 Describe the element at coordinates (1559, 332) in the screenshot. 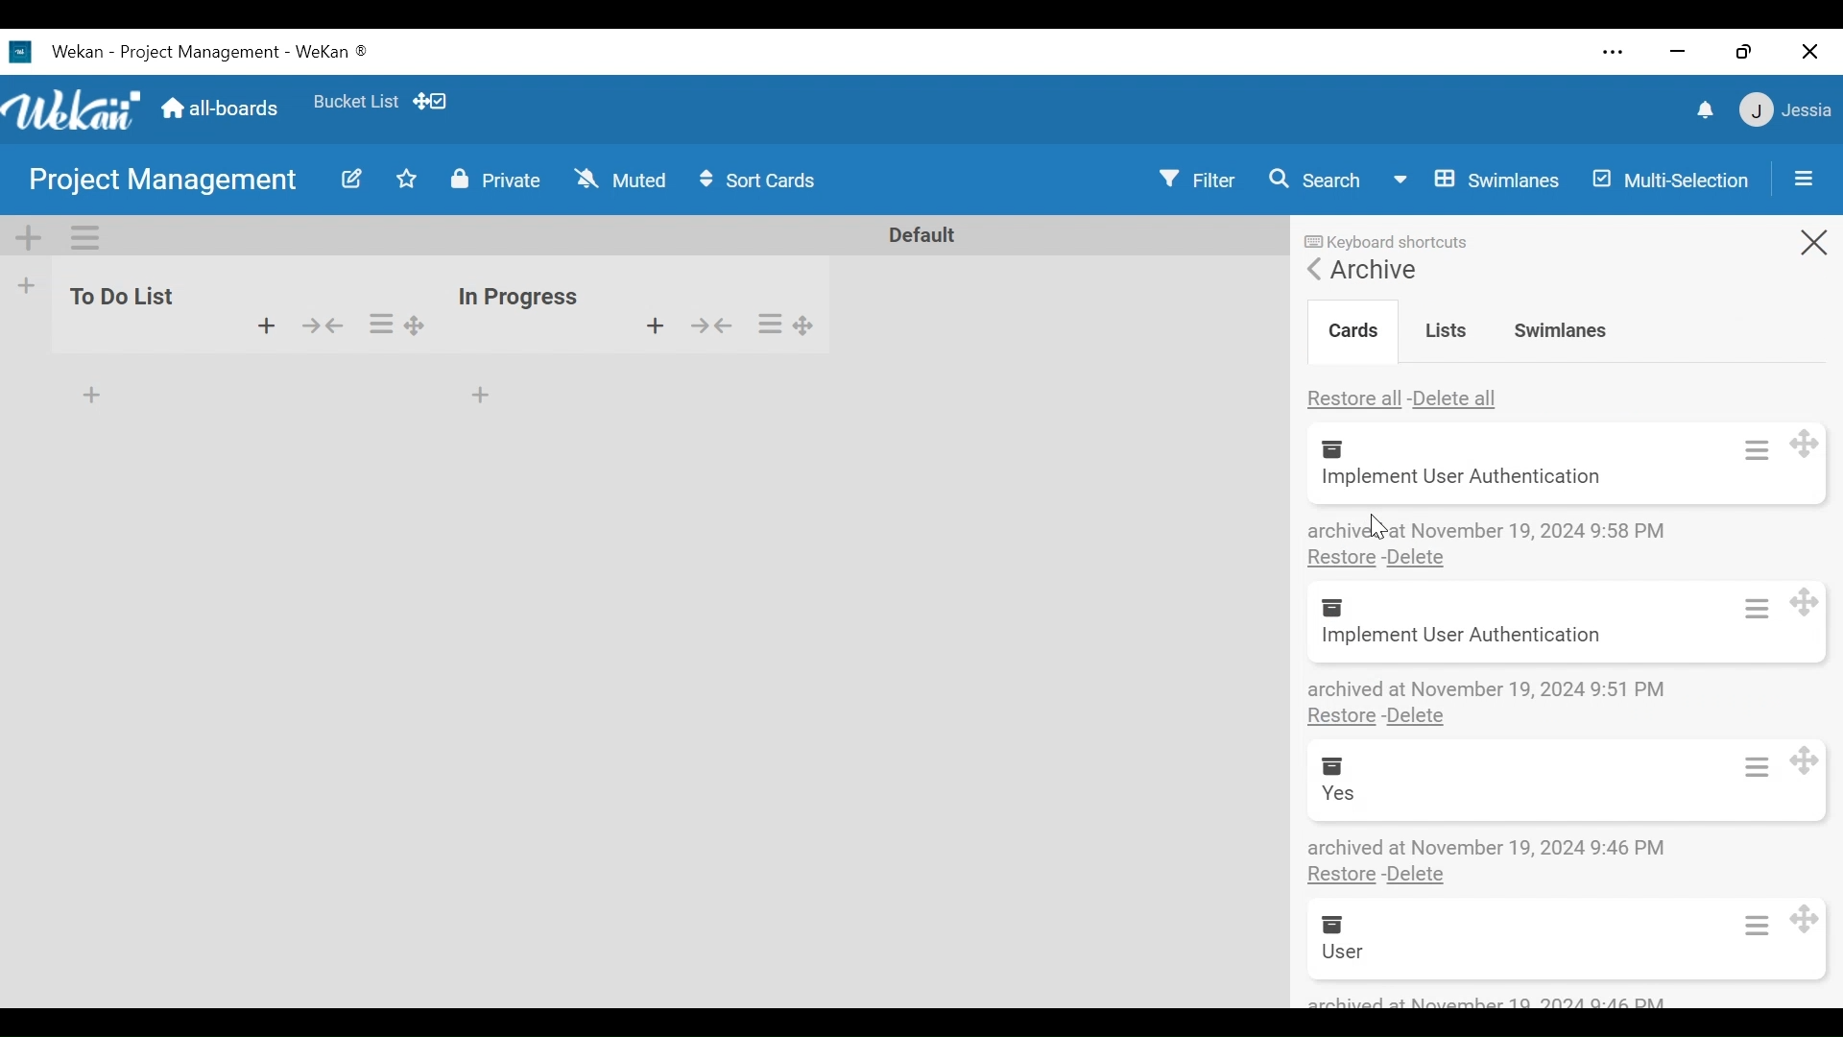

I see `Swimlanes` at that location.